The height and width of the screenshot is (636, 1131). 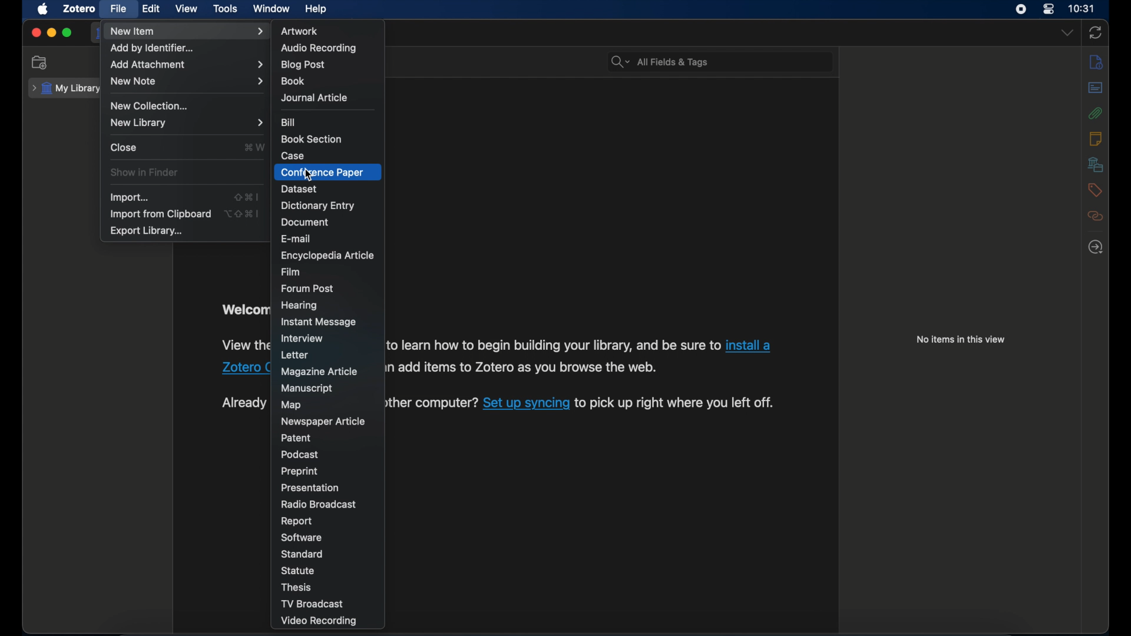 What do you see at coordinates (311, 138) in the screenshot?
I see `book section` at bounding box center [311, 138].